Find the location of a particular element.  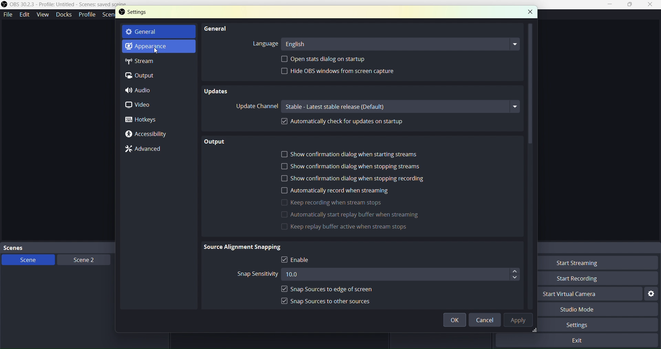

Snap sources to other sources is located at coordinates (327, 304).